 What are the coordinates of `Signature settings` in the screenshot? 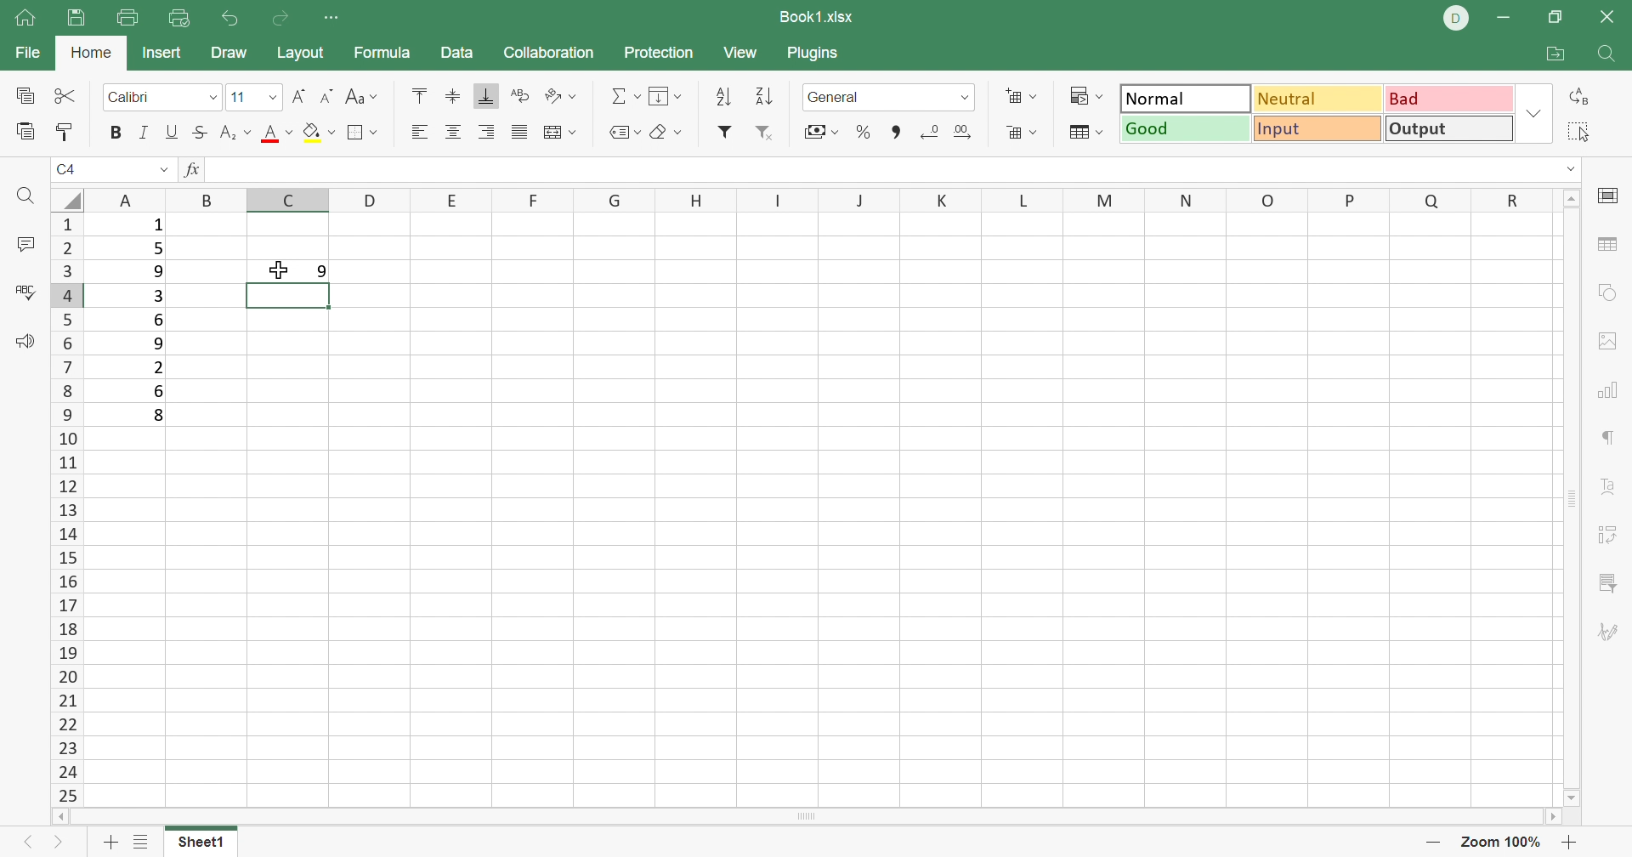 It's located at (1610, 633).